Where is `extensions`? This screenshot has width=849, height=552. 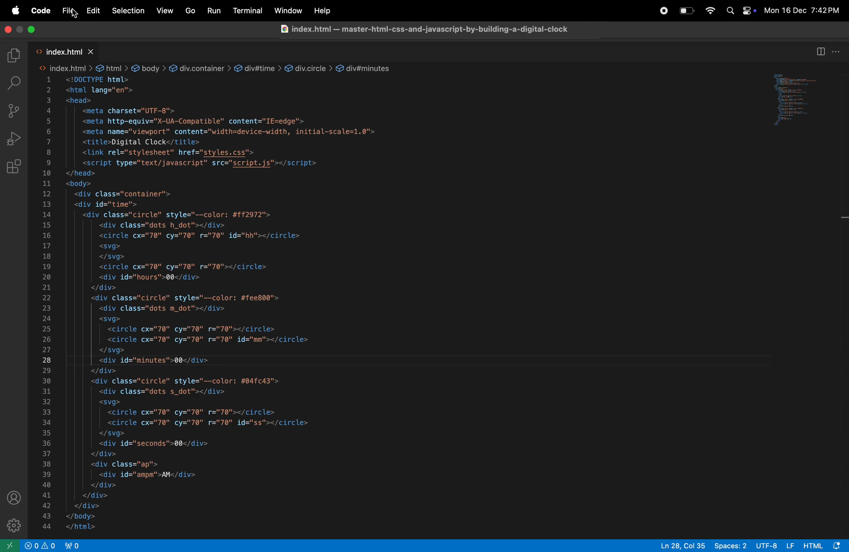 extensions is located at coordinates (14, 167).